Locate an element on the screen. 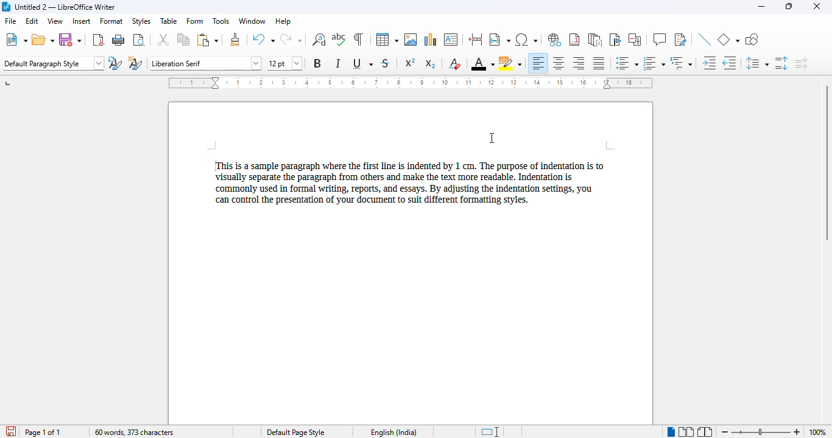  click to save the document is located at coordinates (11, 431).